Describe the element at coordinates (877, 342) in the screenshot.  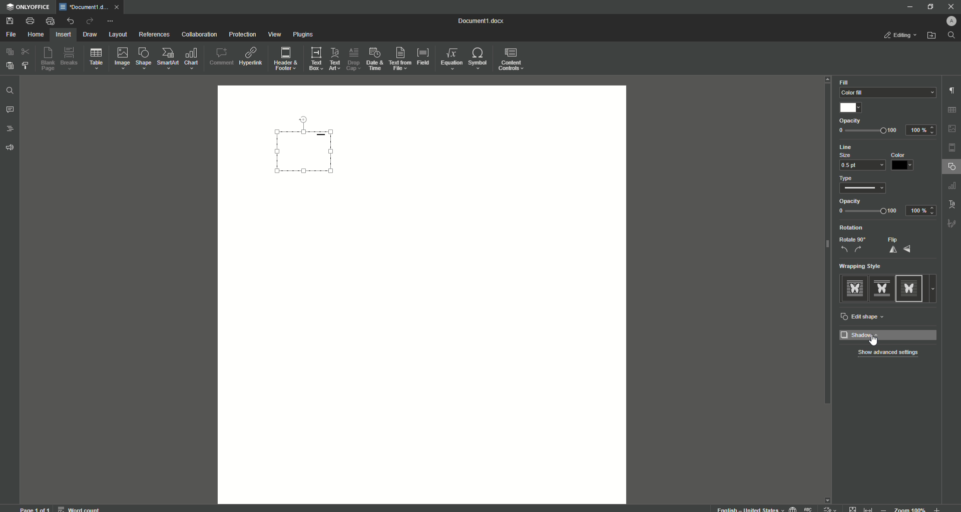
I see `cursor` at that location.